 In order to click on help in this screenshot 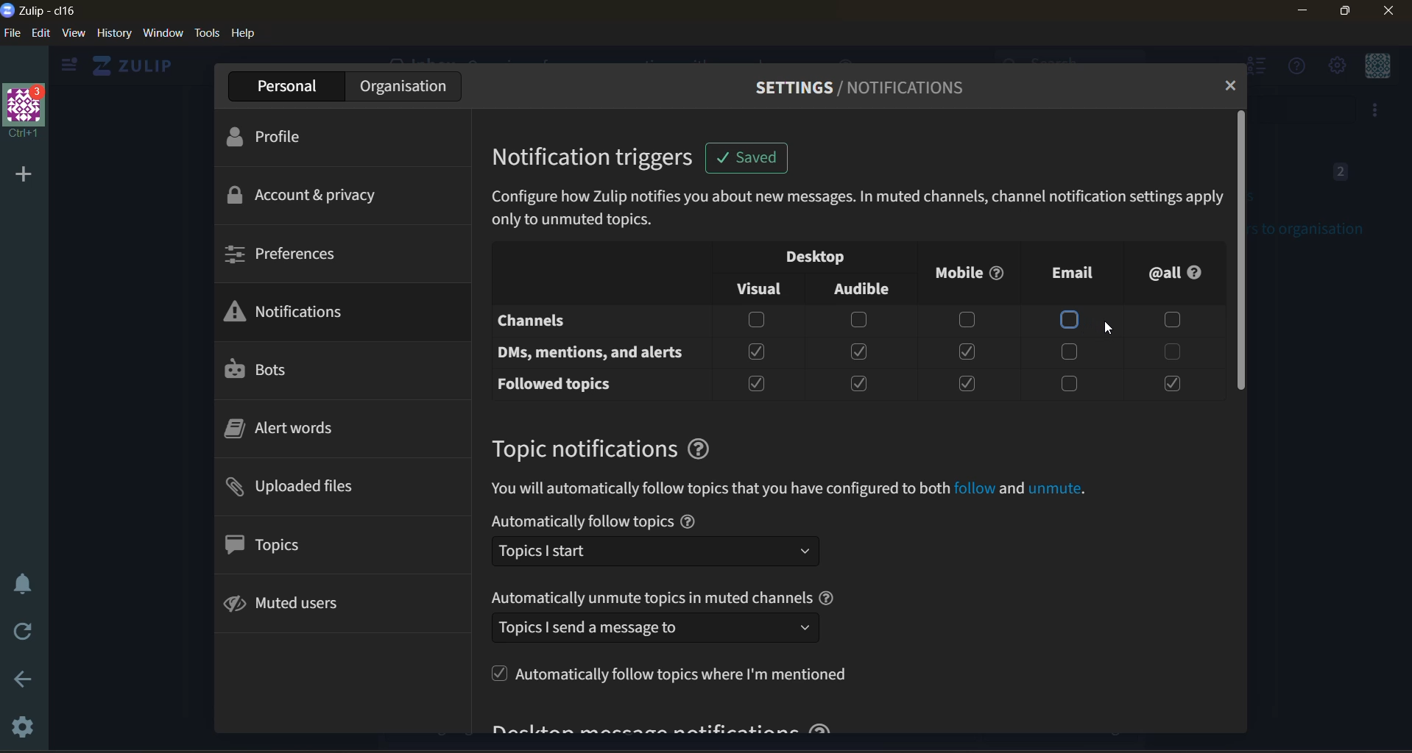, I will do `click(245, 32)`.